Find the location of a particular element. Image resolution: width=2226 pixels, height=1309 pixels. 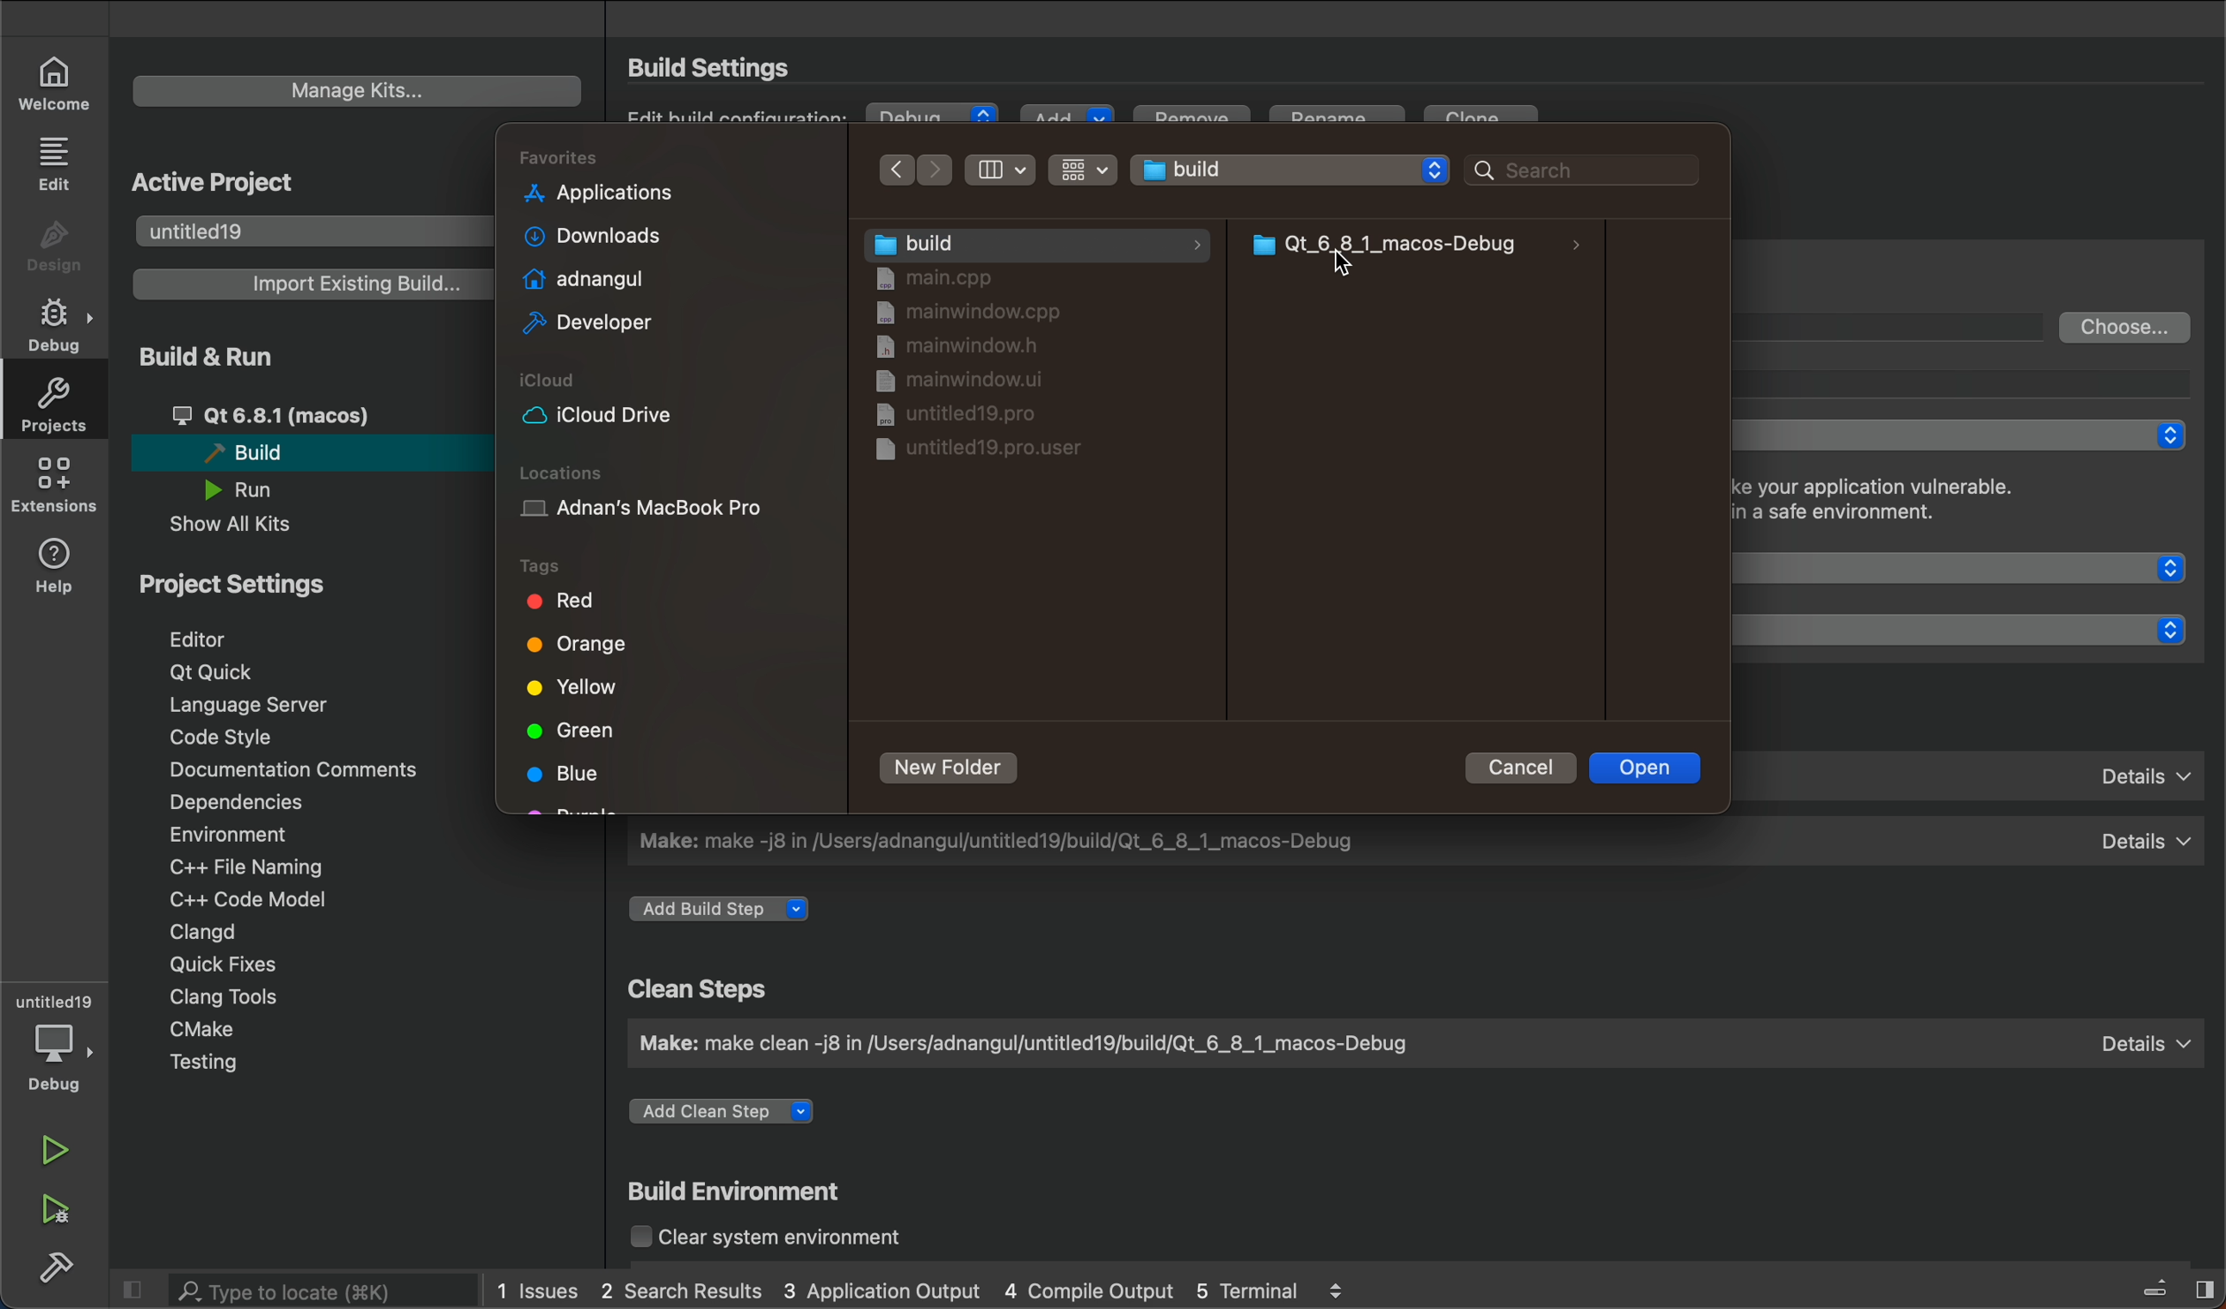

might make your application vulnerable only use in a safe environment. is located at coordinates (1922, 503).